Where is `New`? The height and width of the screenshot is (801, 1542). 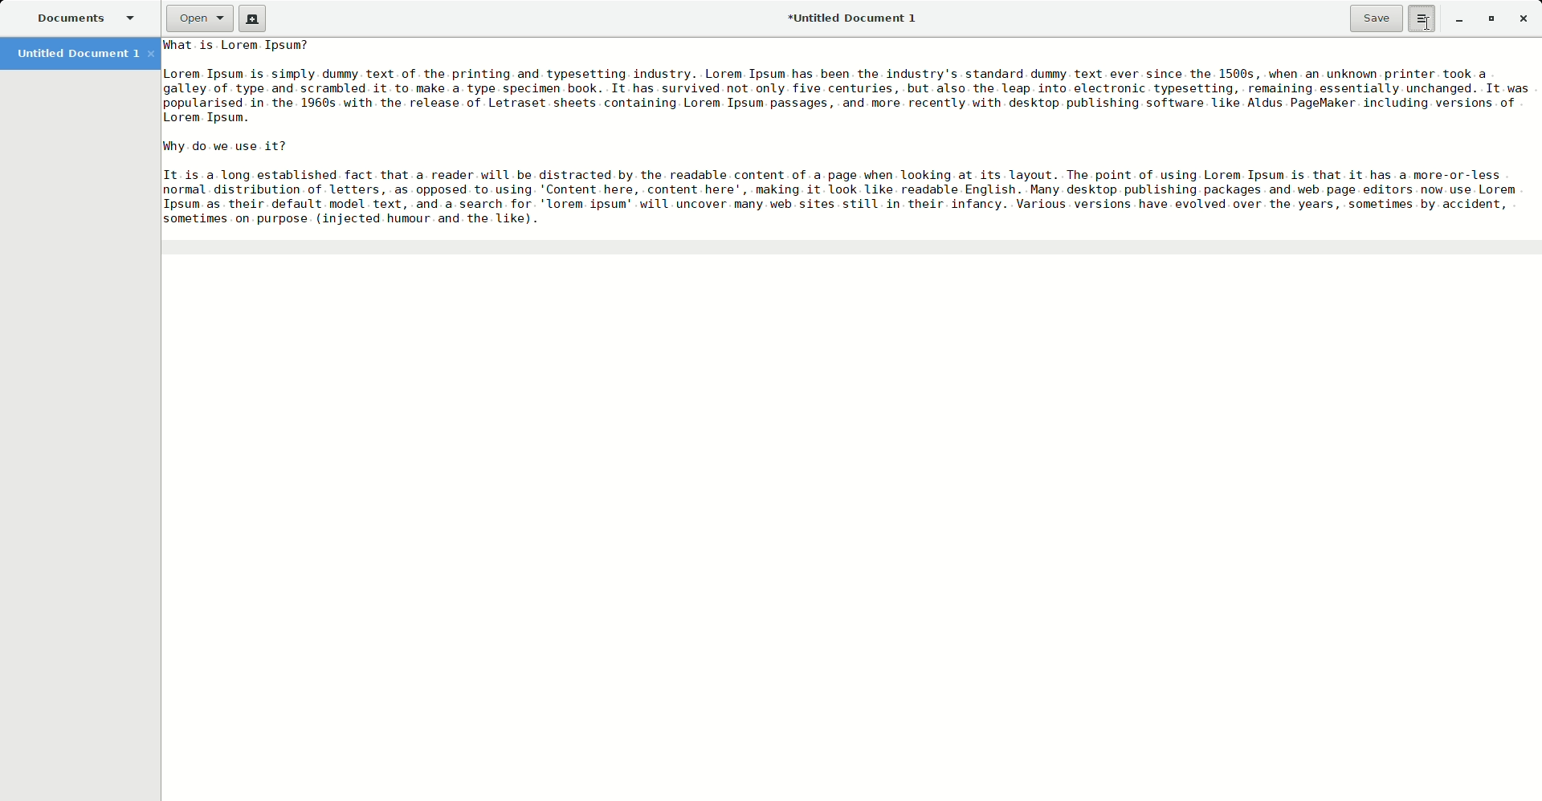
New is located at coordinates (251, 18).